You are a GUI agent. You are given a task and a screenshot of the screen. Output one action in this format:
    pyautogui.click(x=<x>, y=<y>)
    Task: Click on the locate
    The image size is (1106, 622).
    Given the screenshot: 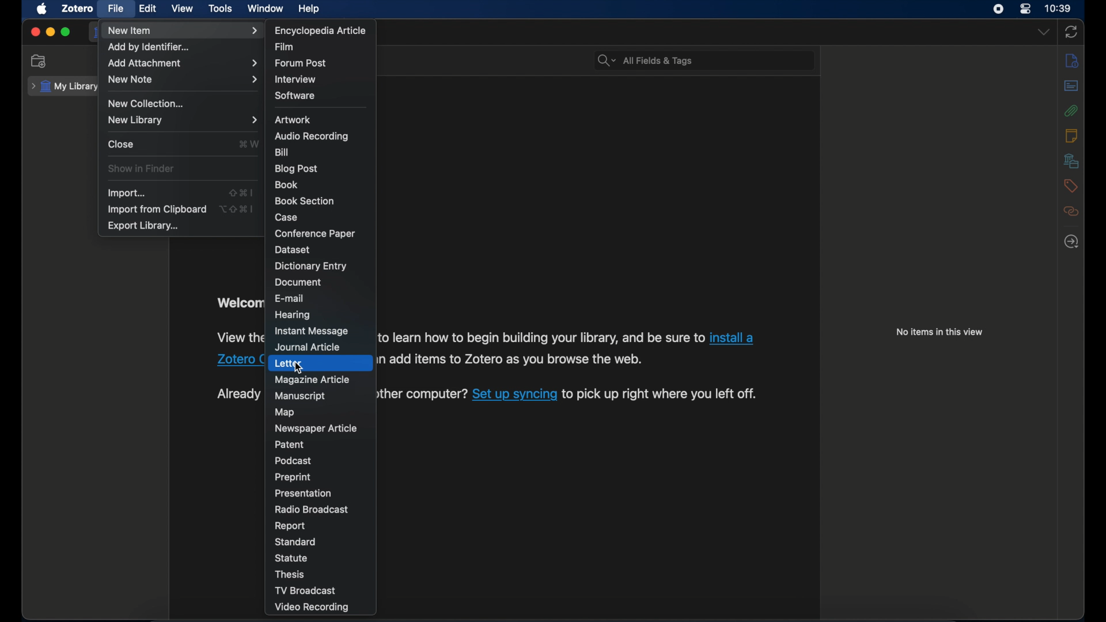 What is the action you would take?
    pyautogui.click(x=1071, y=242)
    